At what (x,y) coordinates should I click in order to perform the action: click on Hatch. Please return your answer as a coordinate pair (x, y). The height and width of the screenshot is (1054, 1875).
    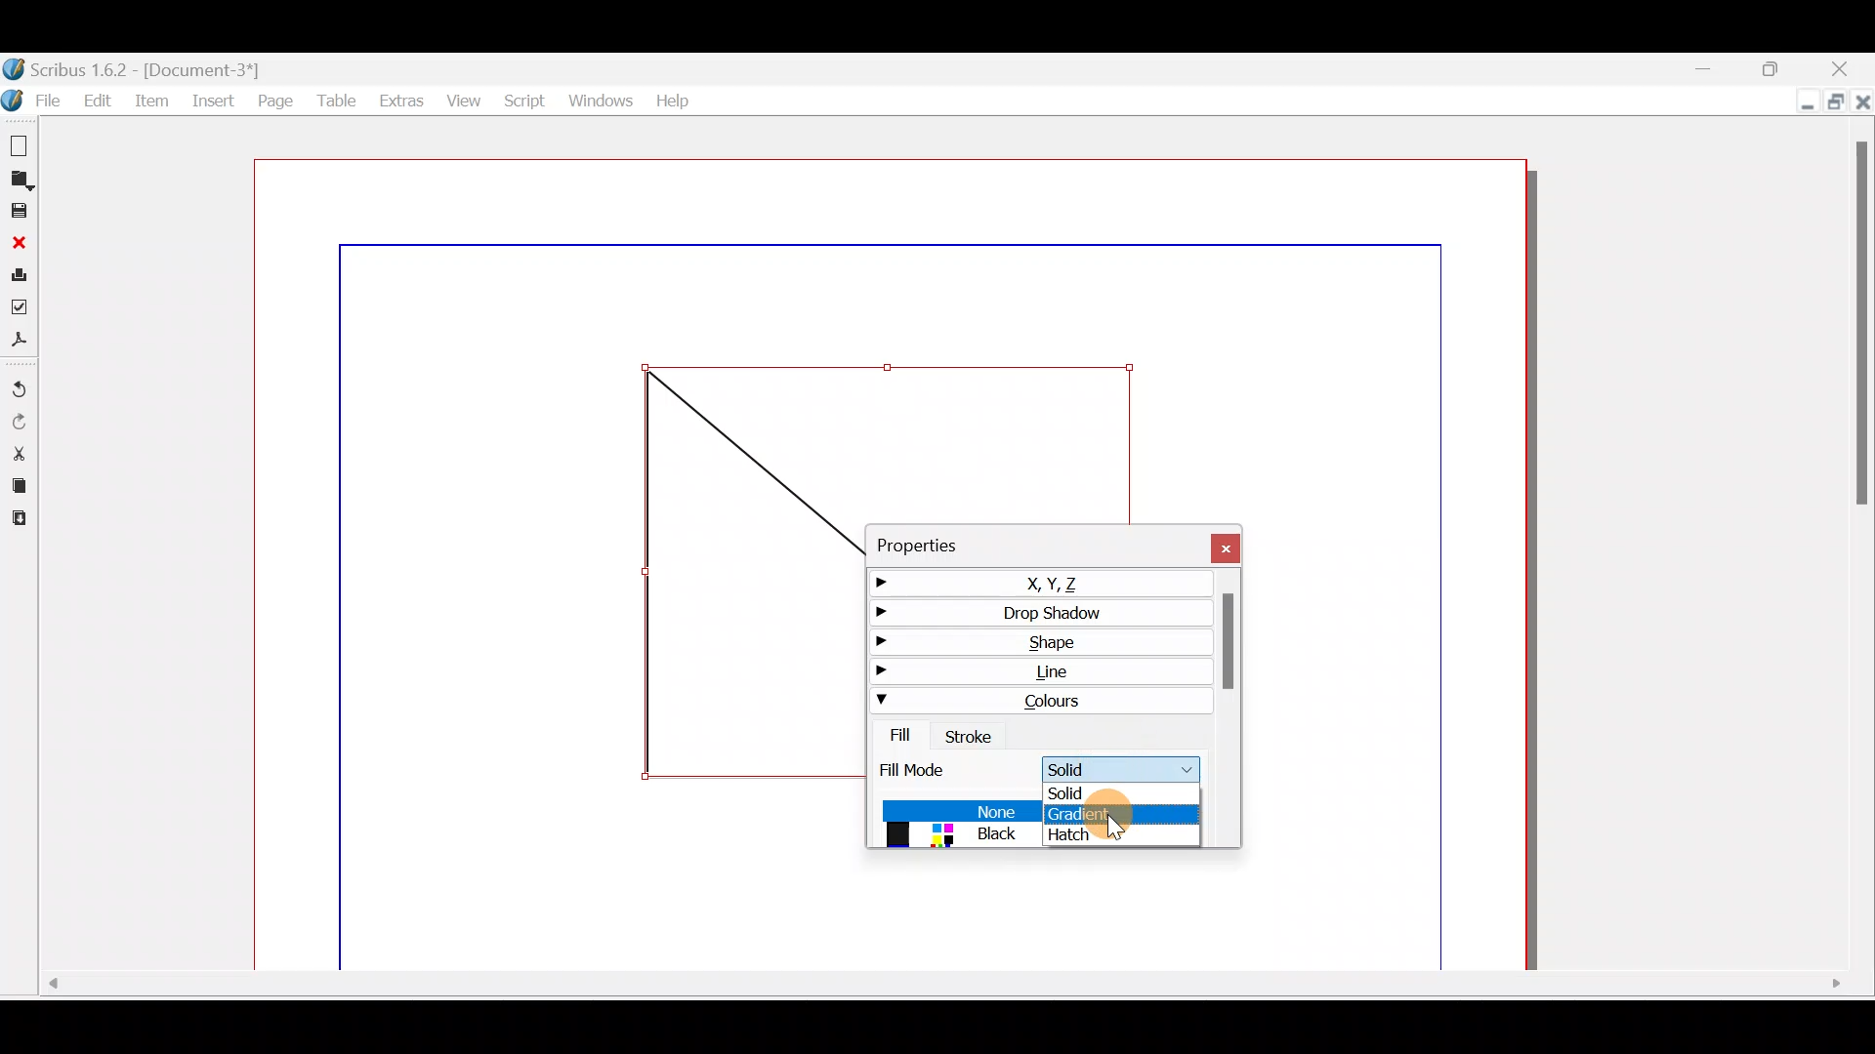
    Looking at the image, I should click on (1120, 837).